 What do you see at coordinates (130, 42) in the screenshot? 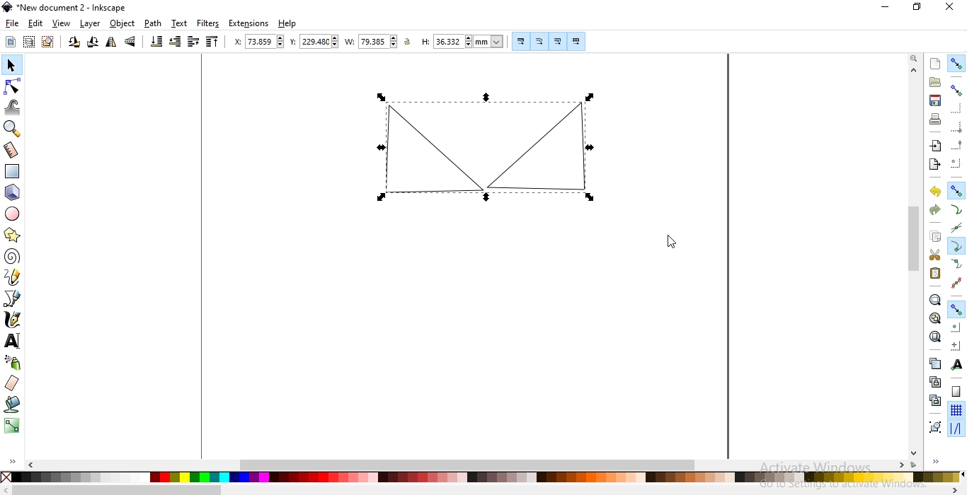
I see `flip vertically` at bounding box center [130, 42].